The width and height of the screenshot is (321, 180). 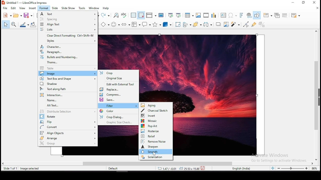 What do you see at coordinates (314, 3) in the screenshot?
I see `close window` at bounding box center [314, 3].